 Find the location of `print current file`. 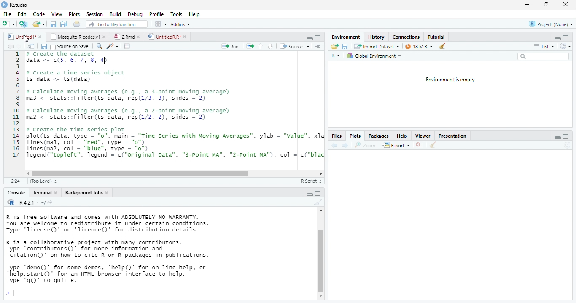

print current file is located at coordinates (77, 24).